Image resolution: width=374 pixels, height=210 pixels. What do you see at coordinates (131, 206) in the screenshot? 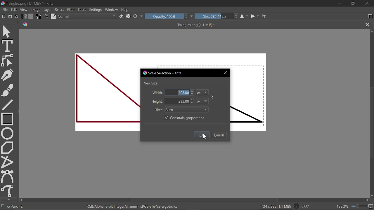
I see `RGB/Alpha (8-bit integer/channel) sRGB-elle-V2-srgbtrc.icc` at bounding box center [131, 206].